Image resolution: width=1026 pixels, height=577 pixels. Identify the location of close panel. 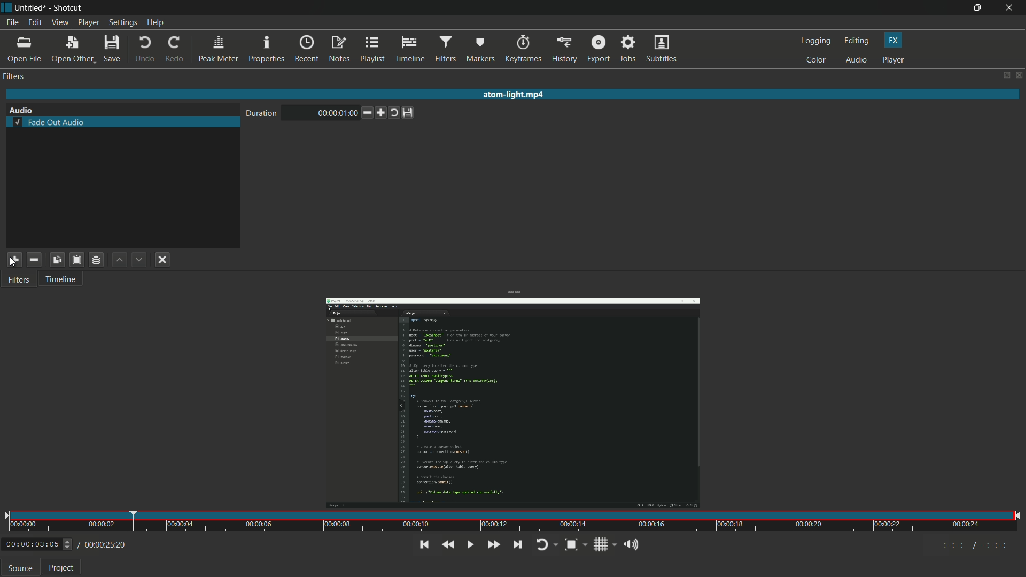
(1020, 76).